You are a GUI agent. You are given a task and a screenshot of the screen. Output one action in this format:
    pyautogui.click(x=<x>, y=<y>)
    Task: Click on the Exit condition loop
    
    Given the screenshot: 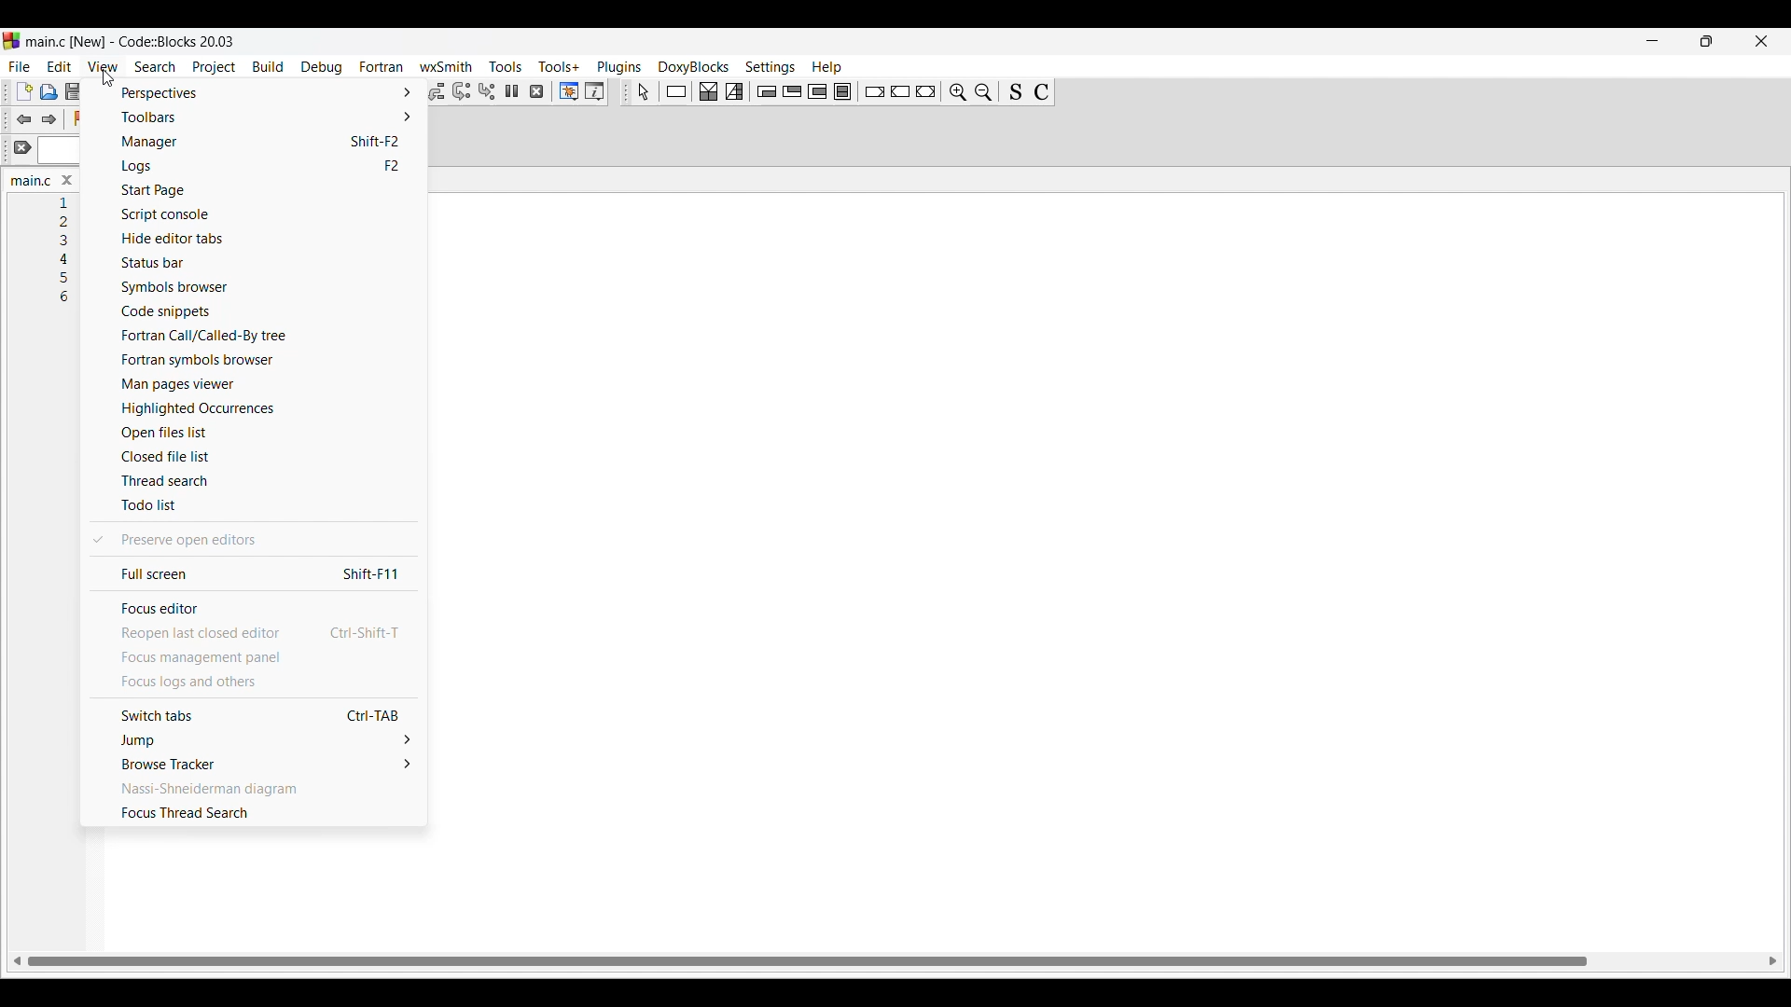 What is the action you would take?
    pyautogui.click(x=793, y=91)
    